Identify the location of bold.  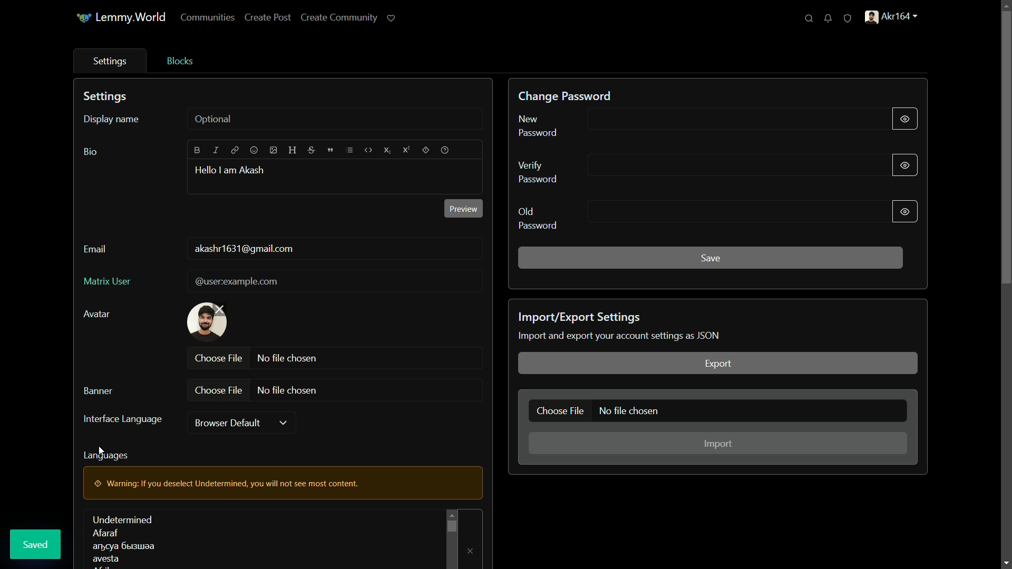
(198, 151).